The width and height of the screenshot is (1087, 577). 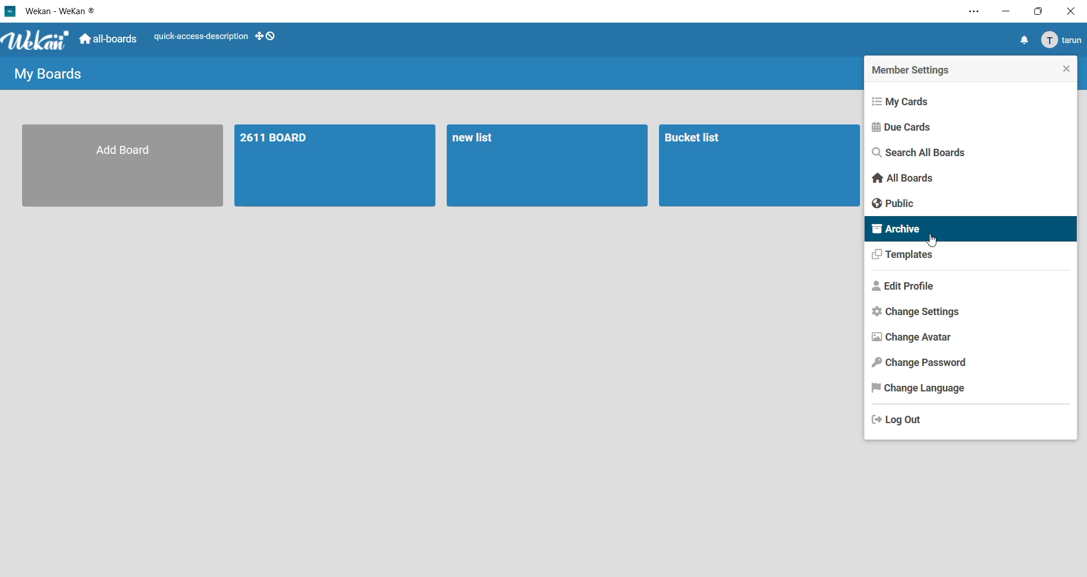 I want to click on board 1- 2611 board, so click(x=338, y=165).